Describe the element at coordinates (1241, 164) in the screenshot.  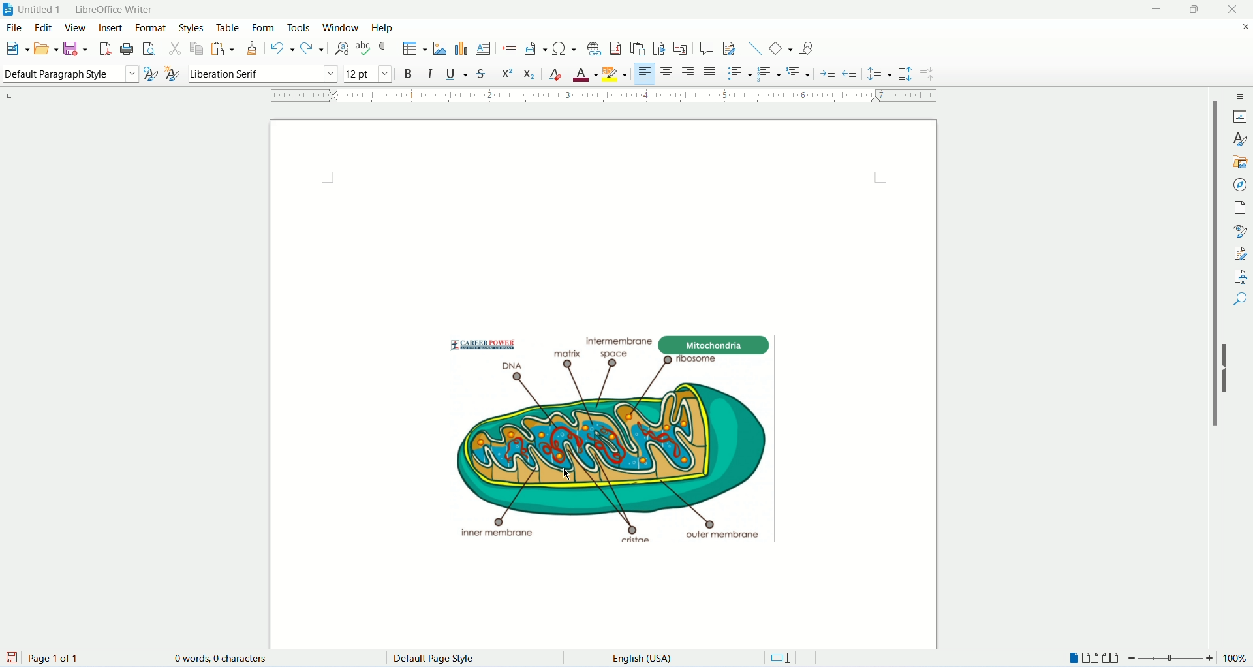
I see `gallery` at that location.